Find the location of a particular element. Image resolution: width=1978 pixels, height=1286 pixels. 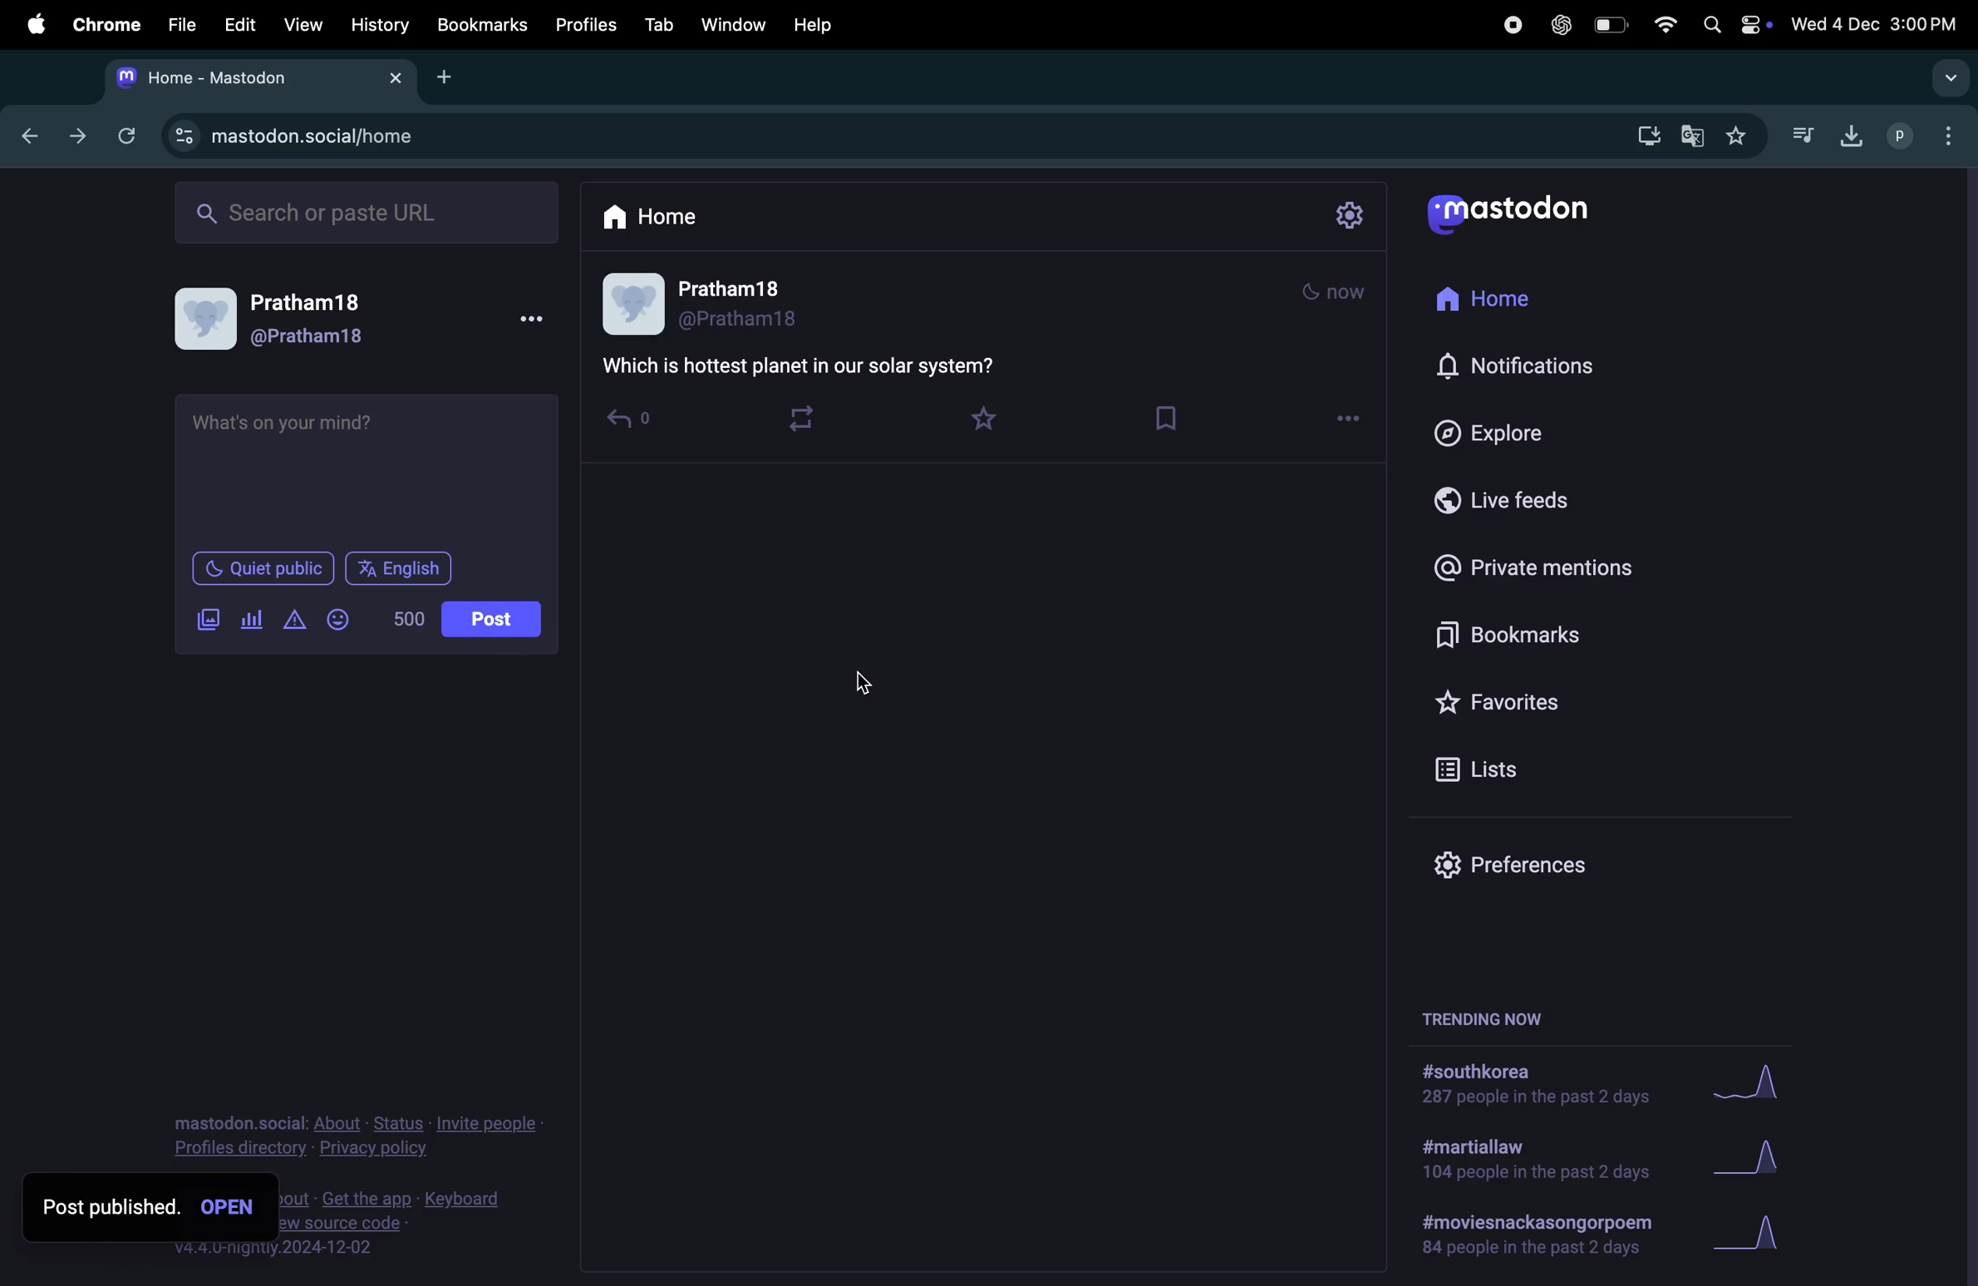

download is located at coordinates (1646, 137).